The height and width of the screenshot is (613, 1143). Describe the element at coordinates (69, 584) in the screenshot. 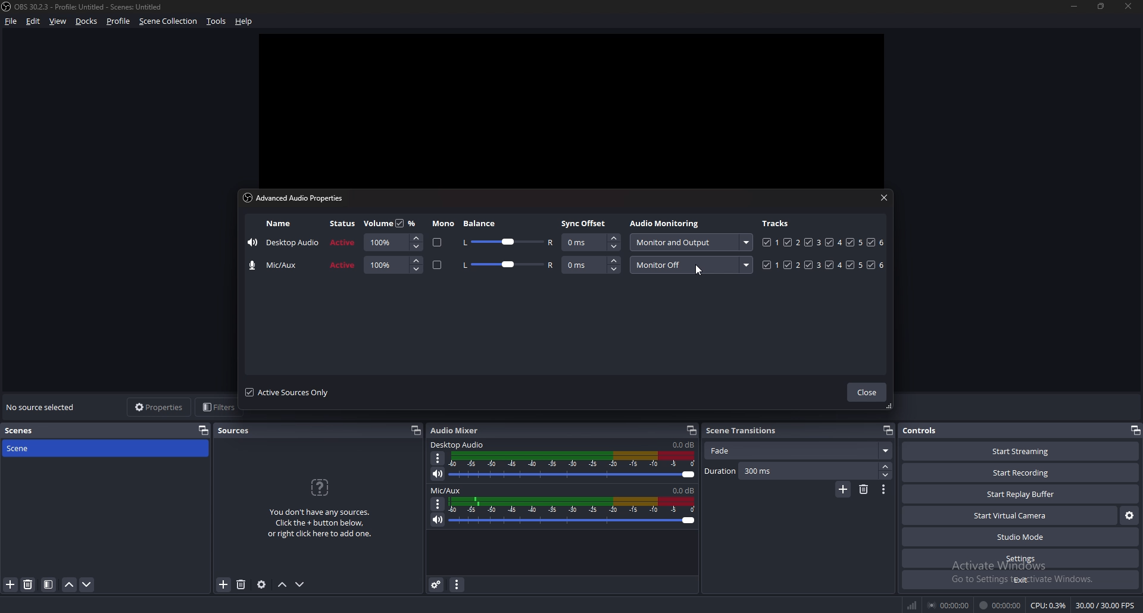

I see `move scene up` at that location.